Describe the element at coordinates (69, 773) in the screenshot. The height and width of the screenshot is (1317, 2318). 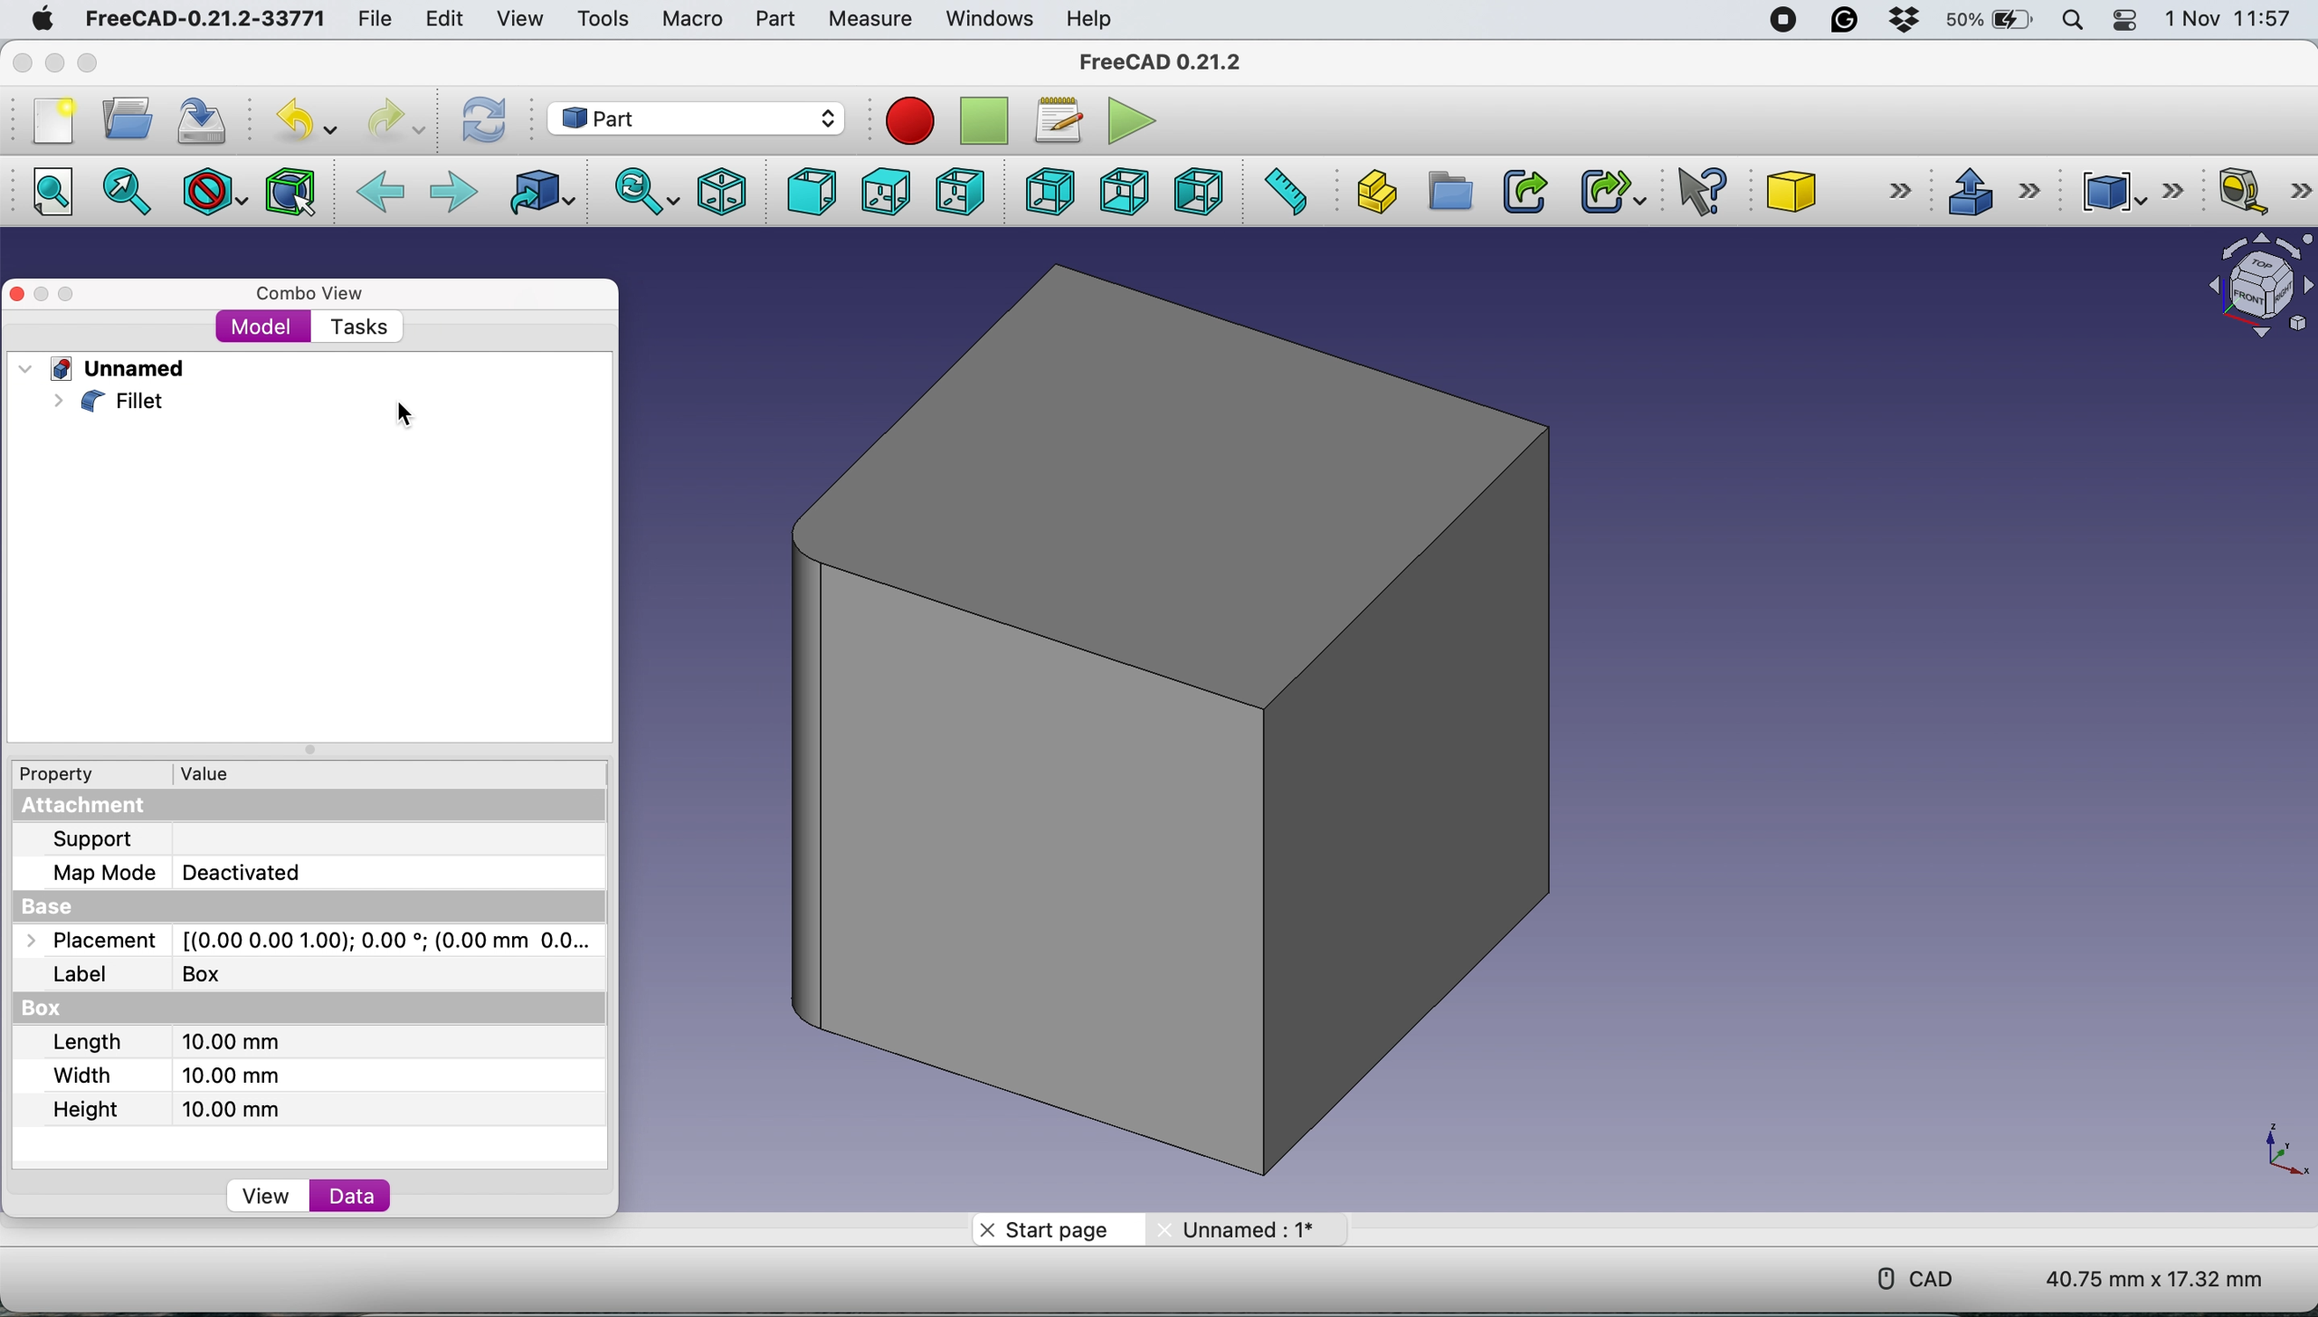
I see `property` at that location.